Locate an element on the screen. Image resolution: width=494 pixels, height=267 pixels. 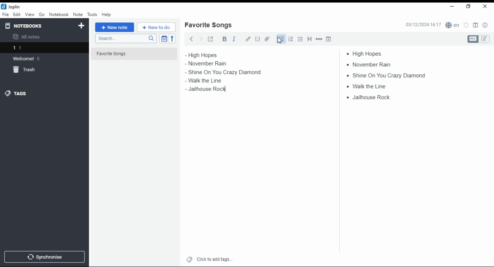
spell checker is located at coordinates (453, 25).